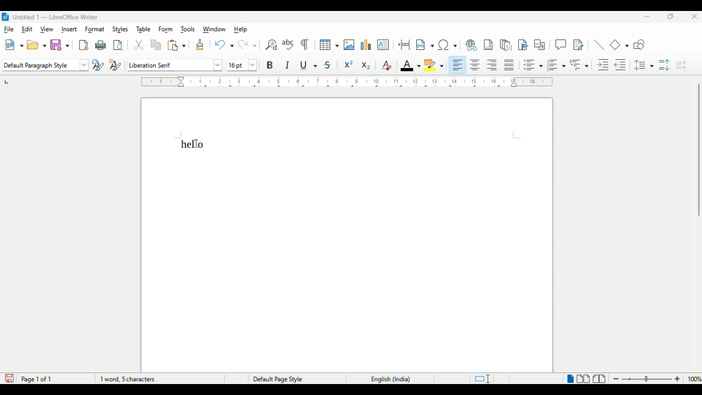 The image size is (702, 395). I want to click on increase paragraph spacing, so click(664, 65).